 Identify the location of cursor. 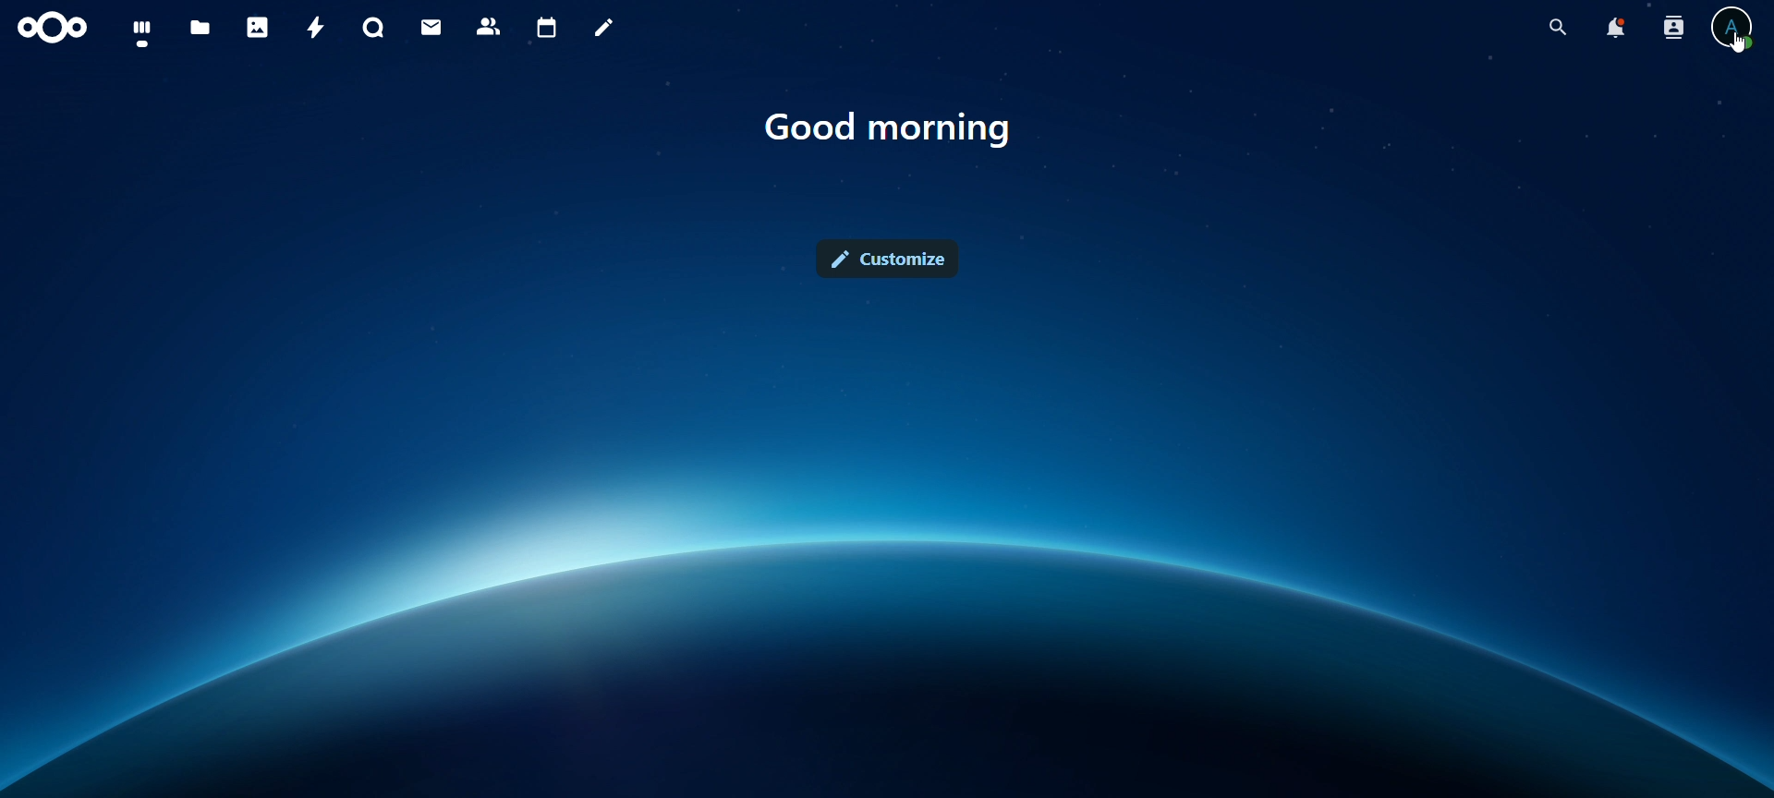
(1737, 49).